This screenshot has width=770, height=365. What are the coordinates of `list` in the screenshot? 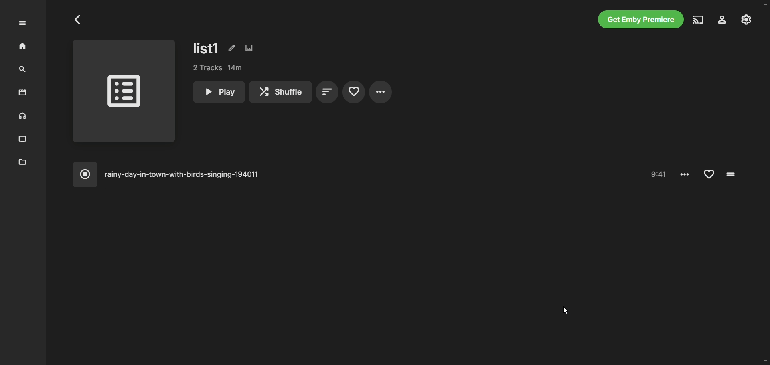 It's located at (207, 48).